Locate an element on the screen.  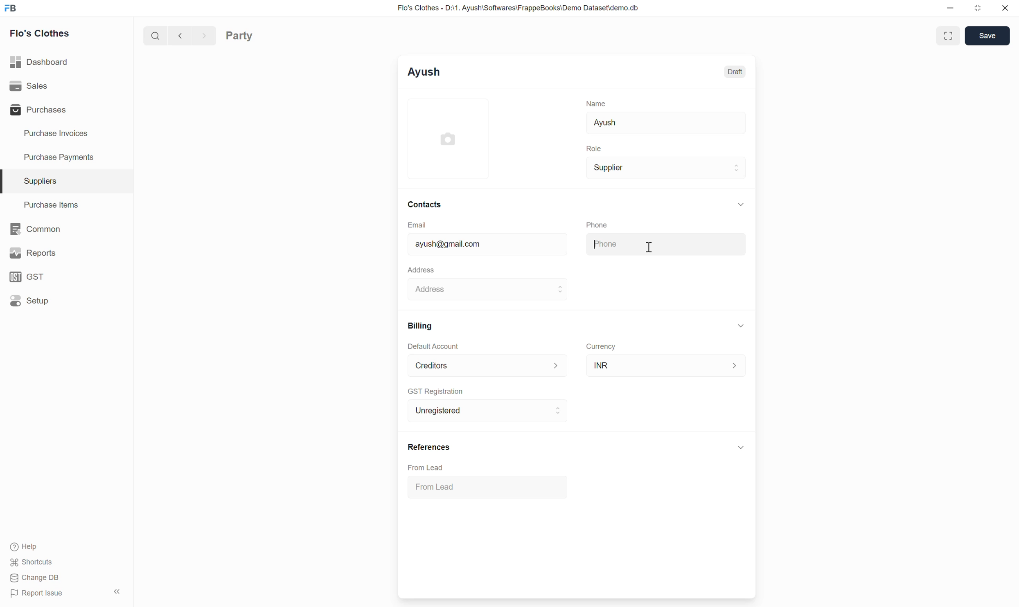
Close is located at coordinates (1005, 8).